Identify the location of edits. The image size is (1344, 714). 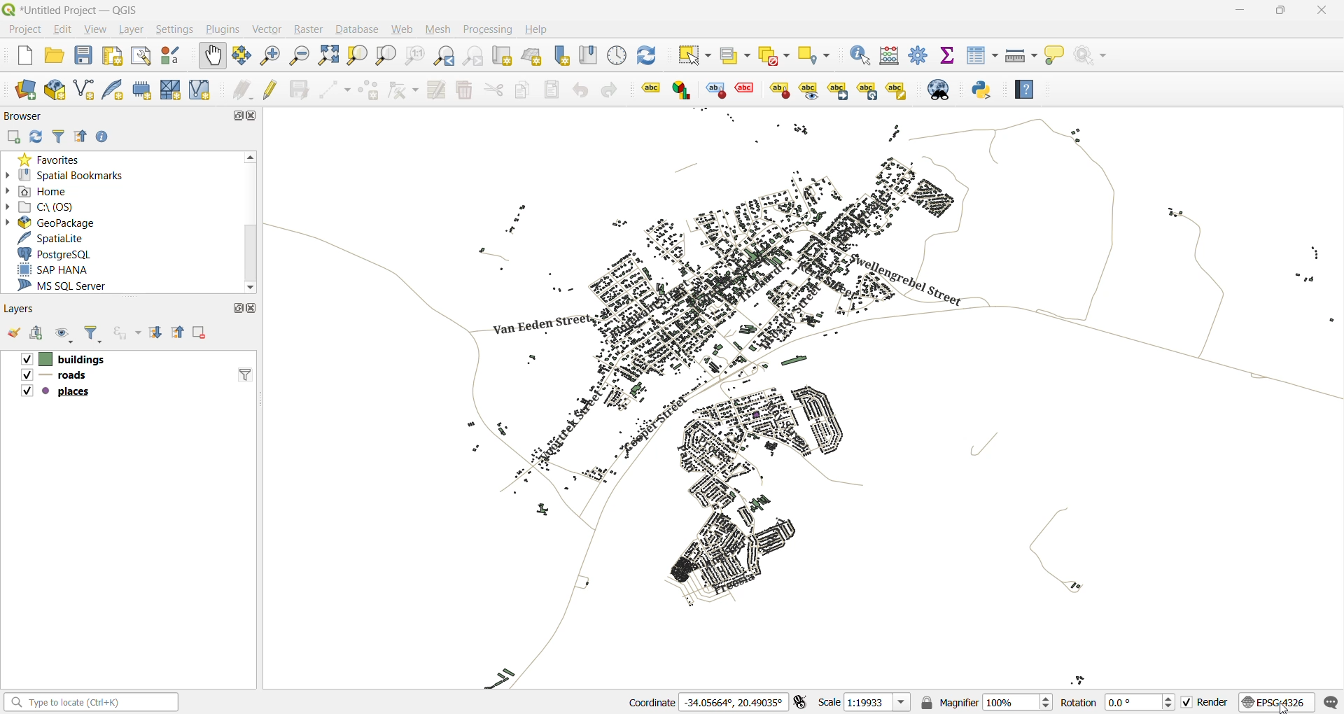
(244, 91).